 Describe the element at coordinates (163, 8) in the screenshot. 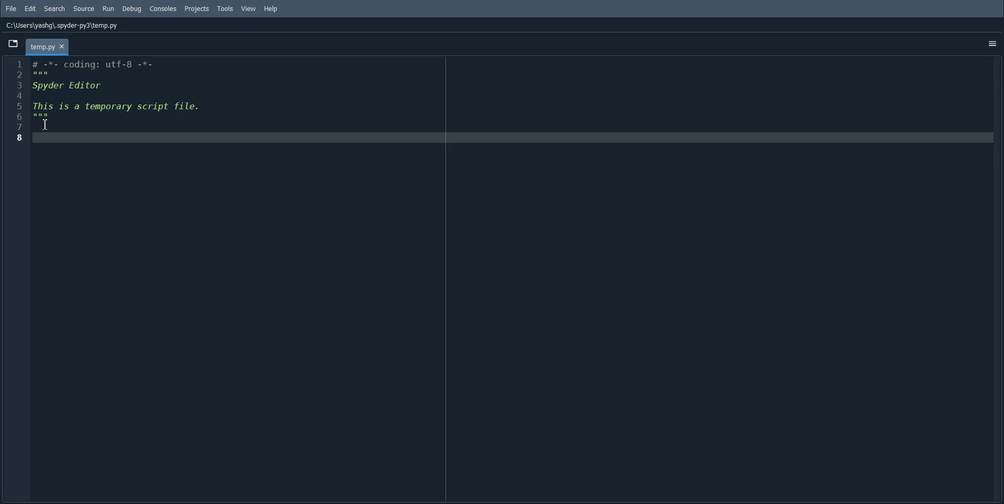

I see `Console` at that location.